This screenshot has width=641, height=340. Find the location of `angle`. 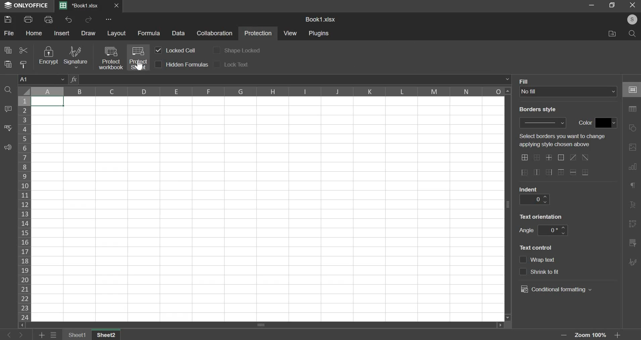

angle is located at coordinates (526, 230).